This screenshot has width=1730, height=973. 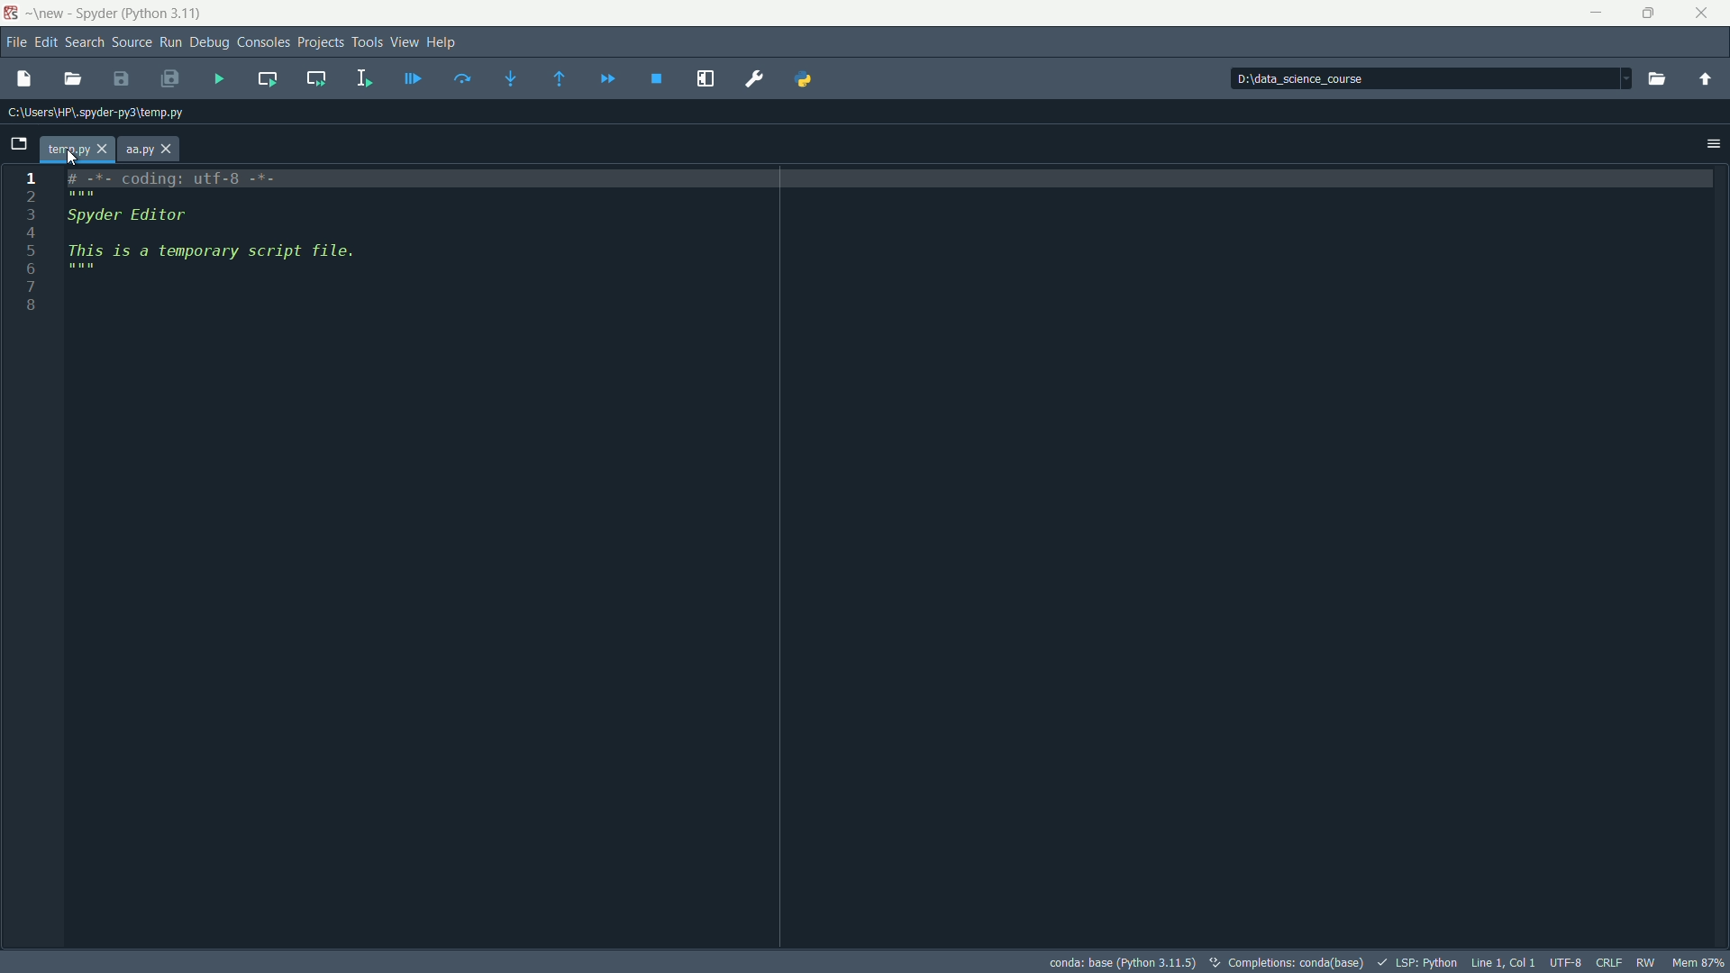 I want to click on run menu, so click(x=170, y=41).